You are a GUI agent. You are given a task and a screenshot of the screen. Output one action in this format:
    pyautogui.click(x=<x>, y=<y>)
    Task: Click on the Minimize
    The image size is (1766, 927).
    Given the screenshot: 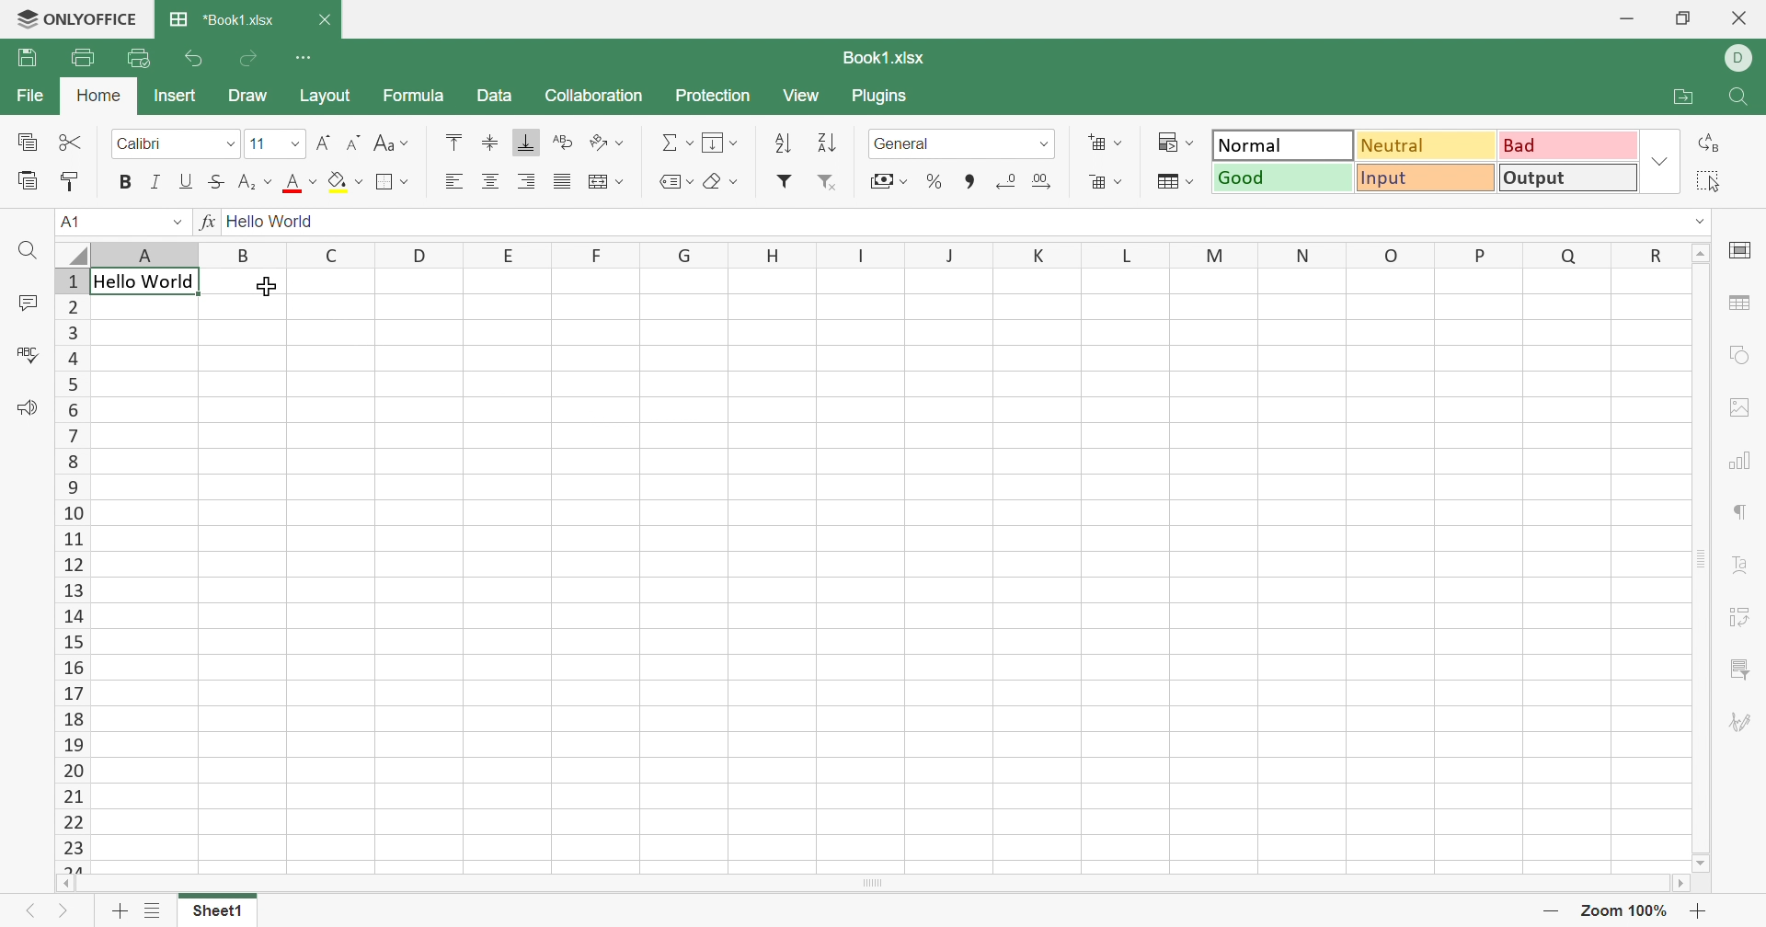 What is the action you would take?
    pyautogui.click(x=1626, y=17)
    